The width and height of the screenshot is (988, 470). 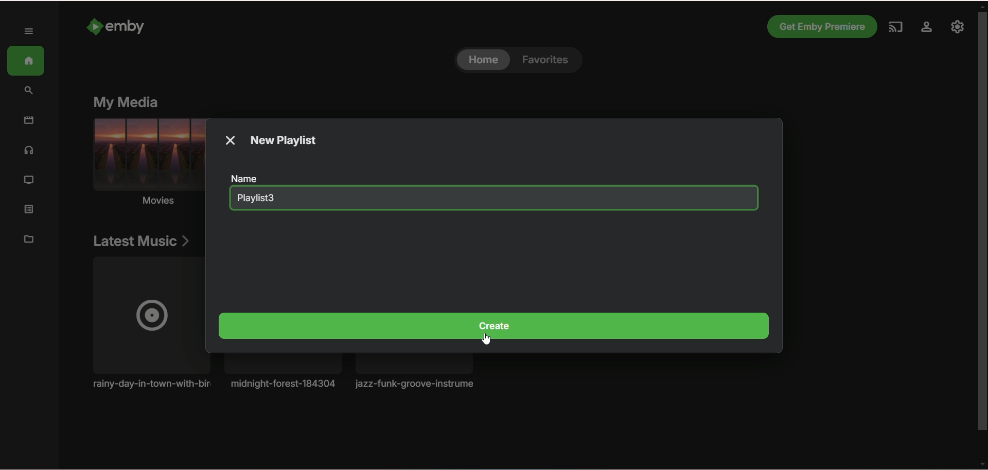 What do you see at coordinates (146, 323) in the screenshot?
I see `Music album` at bounding box center [146, 323].